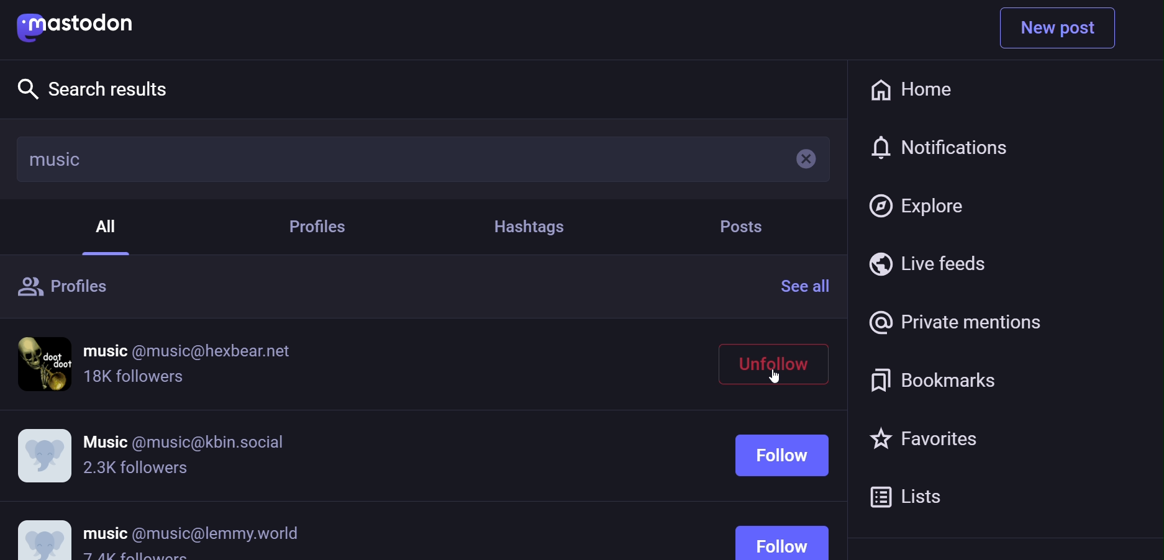 The width and height of the screenshot is (1164, 560). I want to click on notification, so click(940, 149).